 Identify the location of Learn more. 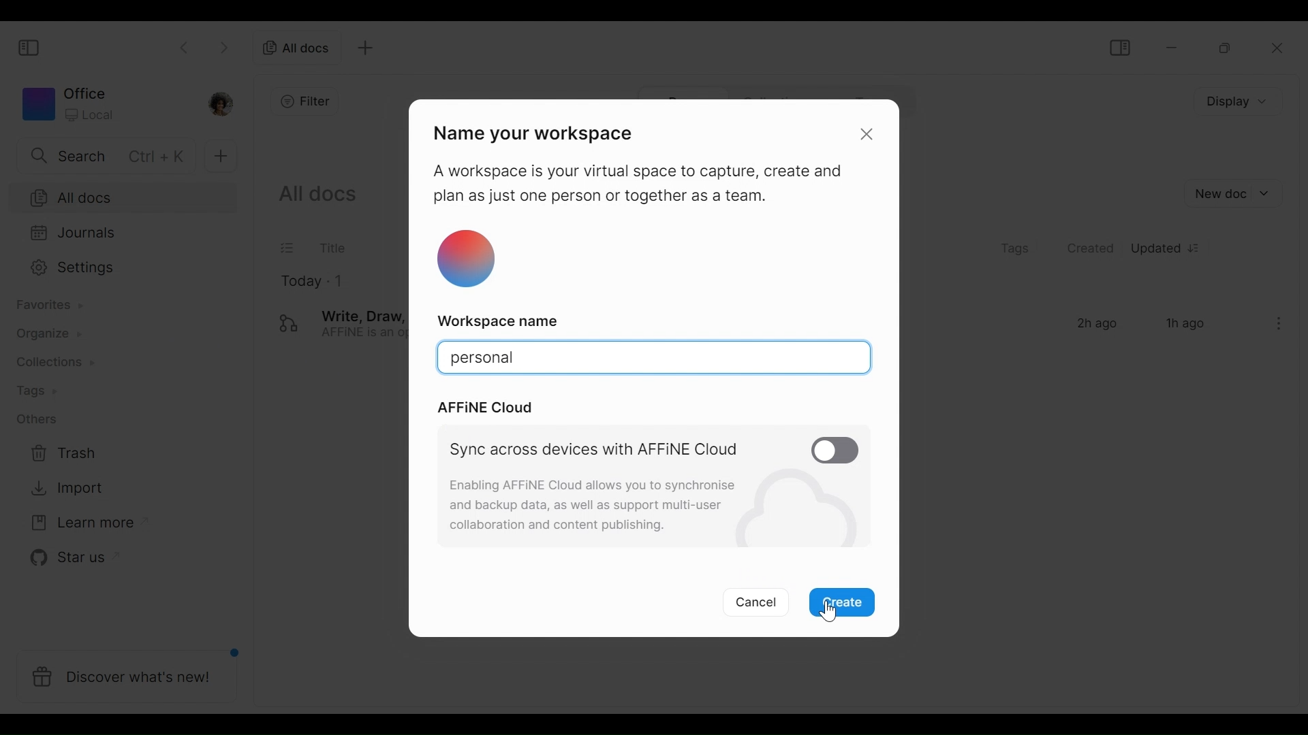
(82, 520).